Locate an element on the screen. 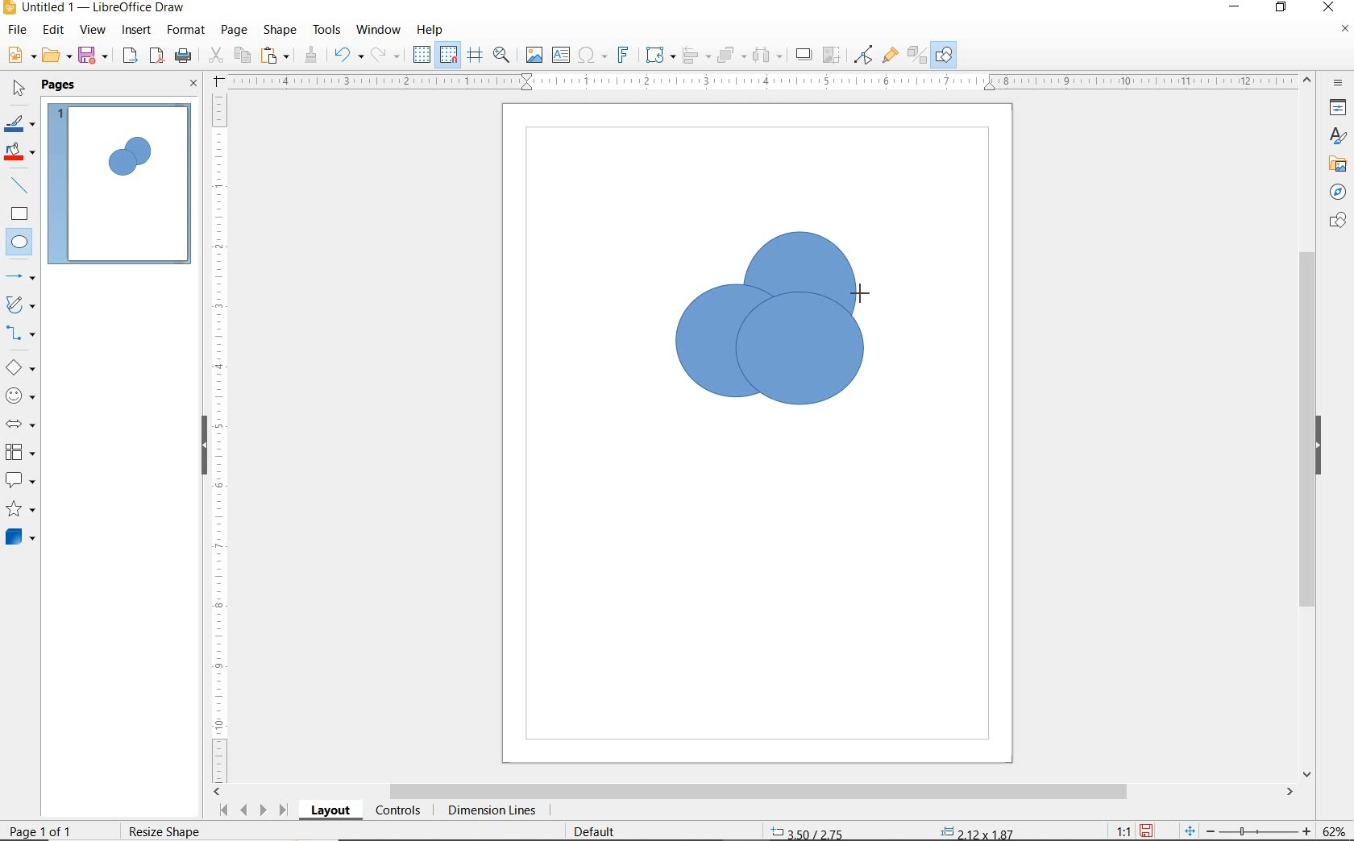 This screenshot has height=841, width=1354. RECTANGLE is located at coordinates (19, 216).